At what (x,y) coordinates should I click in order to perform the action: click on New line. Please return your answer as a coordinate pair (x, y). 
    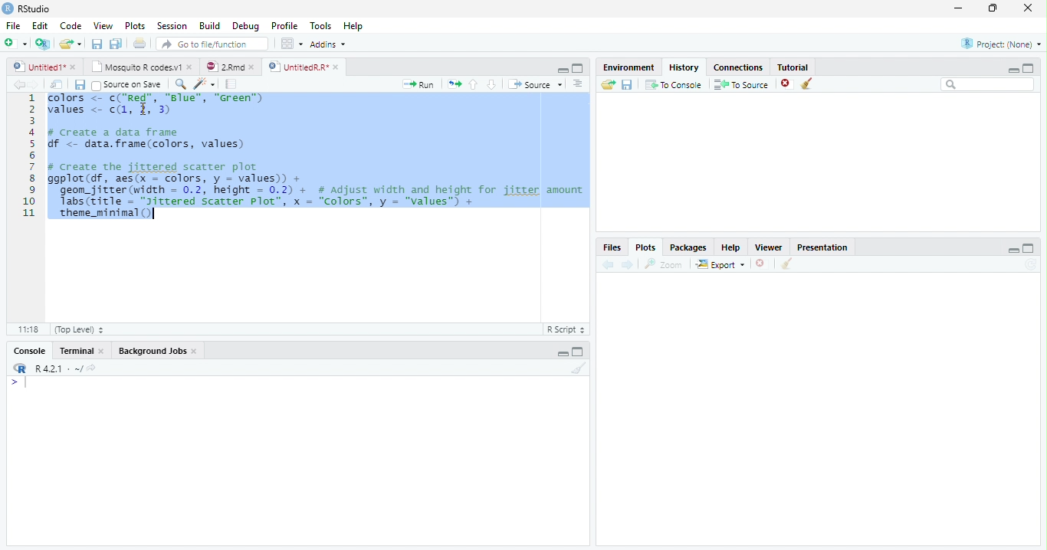
    Looking at the image, I should click on (18, 382).